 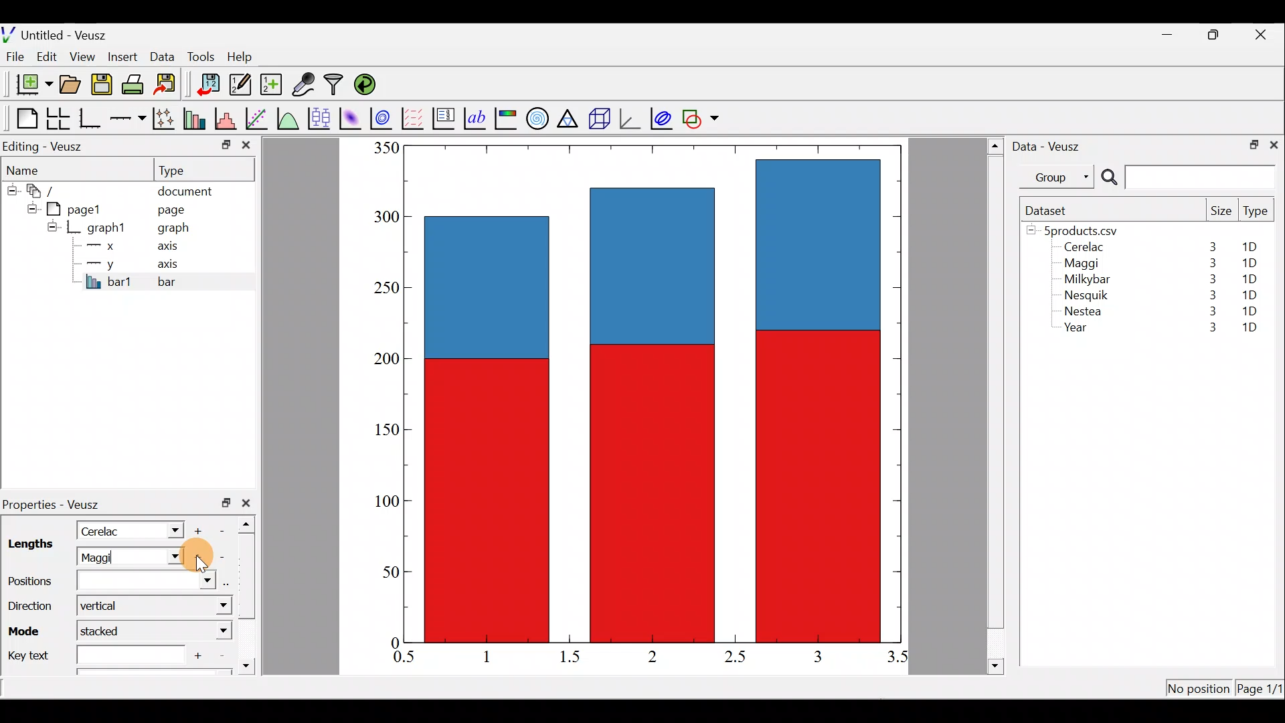 What do you see at coordinates (1250, 329) in the screenshot?
I see `1D` at bounding box center [1250, 329].